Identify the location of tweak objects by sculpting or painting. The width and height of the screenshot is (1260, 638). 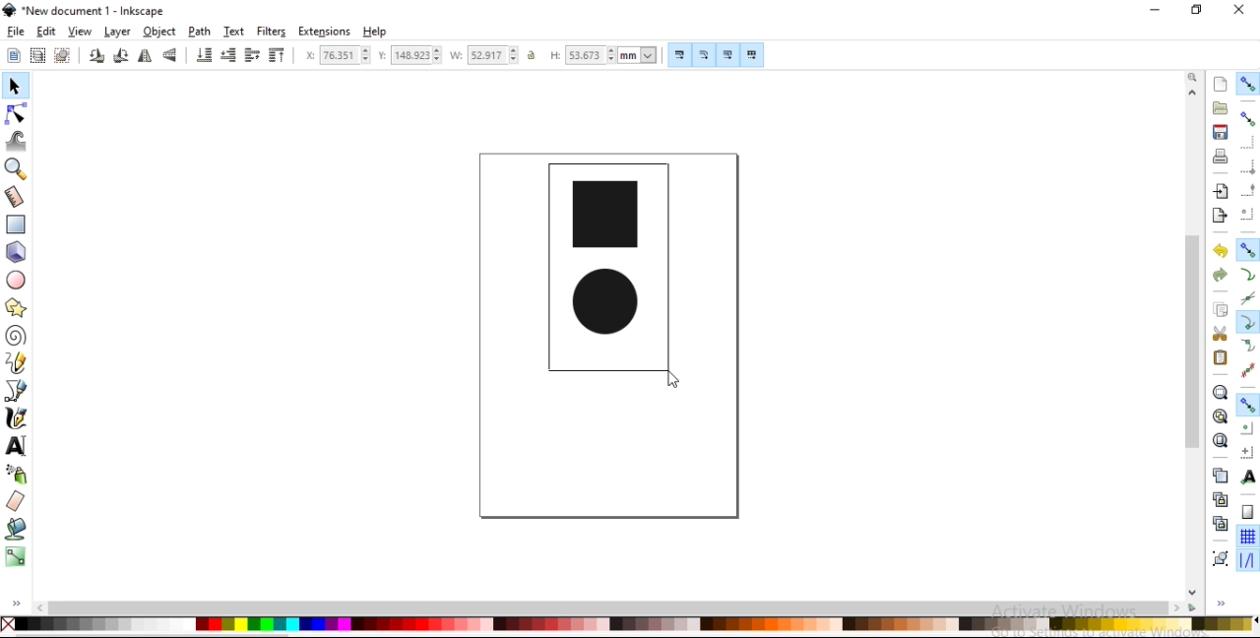
(17, 143).